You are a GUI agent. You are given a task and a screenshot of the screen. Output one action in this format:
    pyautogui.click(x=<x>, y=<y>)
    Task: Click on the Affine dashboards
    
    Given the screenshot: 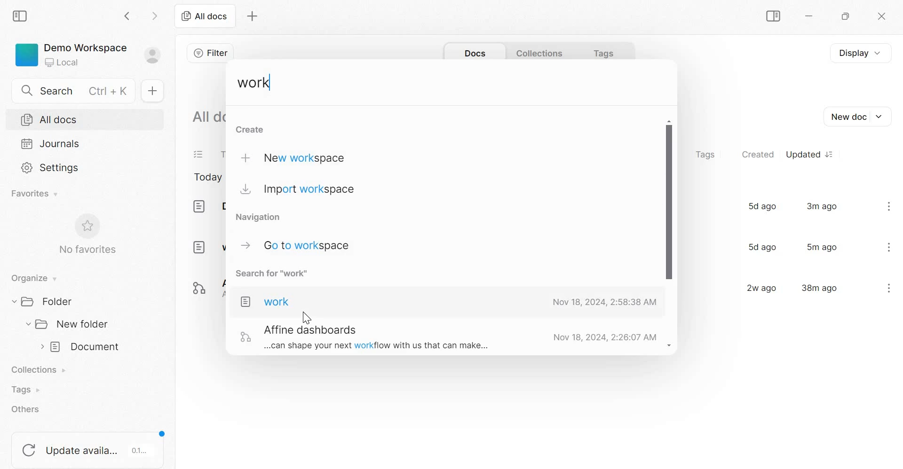 What is the action you would take?
    pyautogui.click(x=205, y=285)
    